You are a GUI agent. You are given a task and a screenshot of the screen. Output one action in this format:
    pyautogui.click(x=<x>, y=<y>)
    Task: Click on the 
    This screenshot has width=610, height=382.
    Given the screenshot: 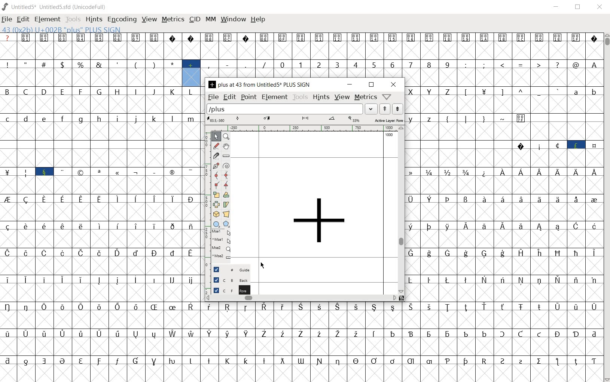 What is the action you would take?
    pyautogui.click(x=439, y=235)
    